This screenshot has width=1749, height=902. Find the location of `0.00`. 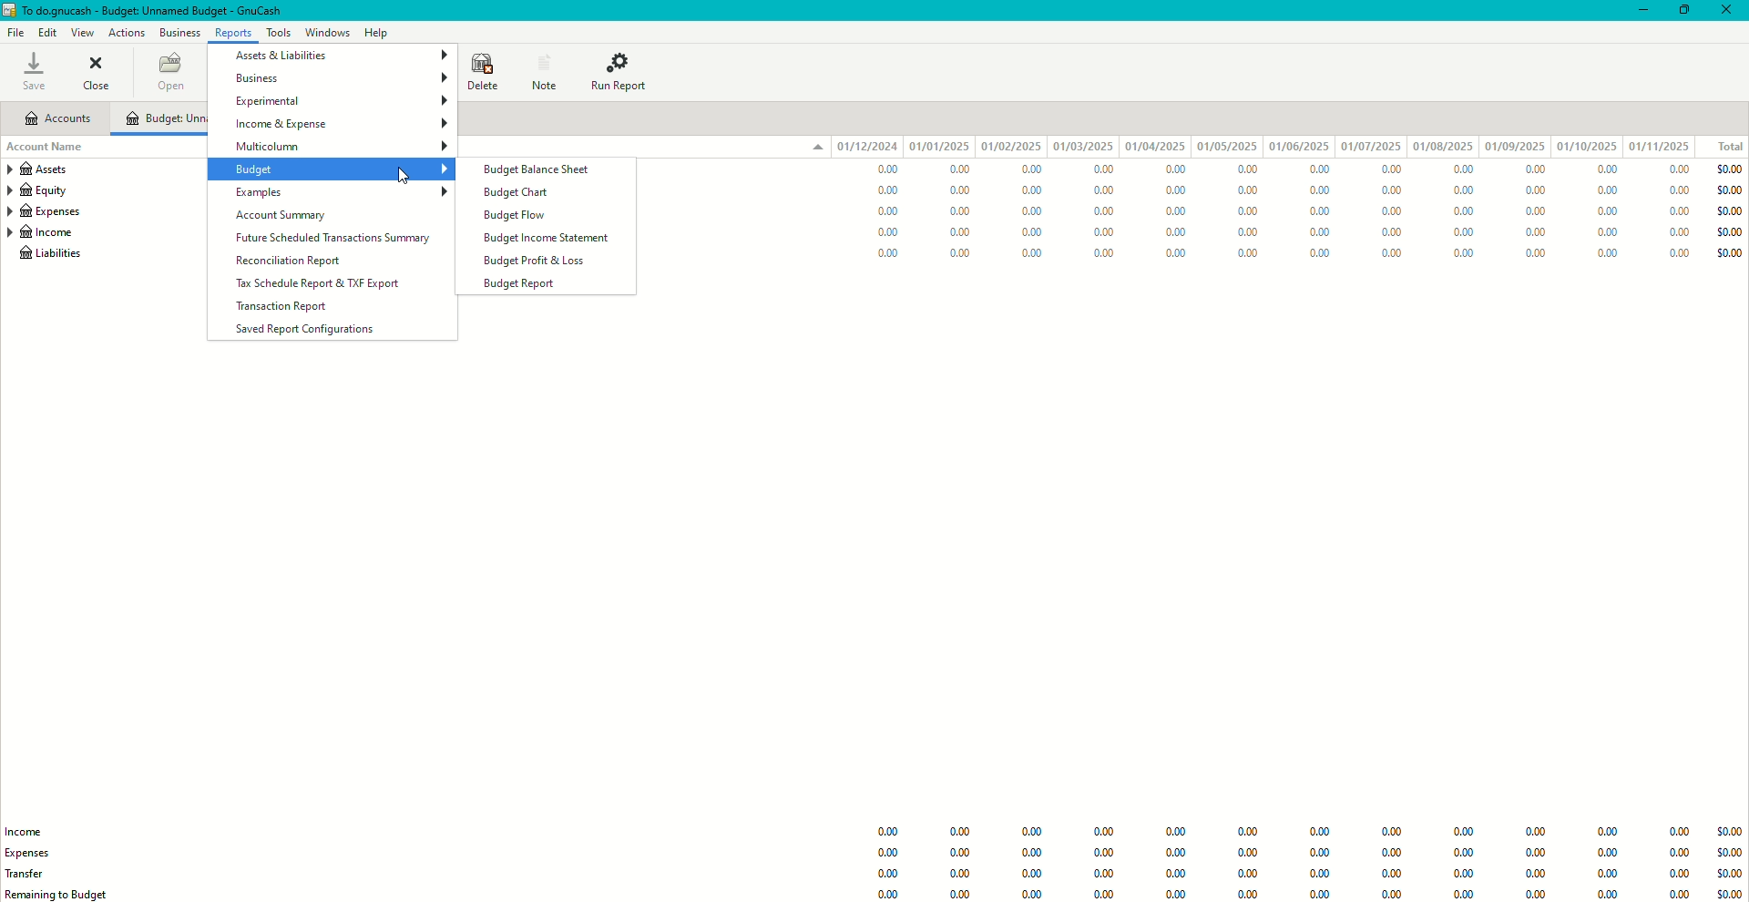

0.00 is located at coordinates (1388, 253).